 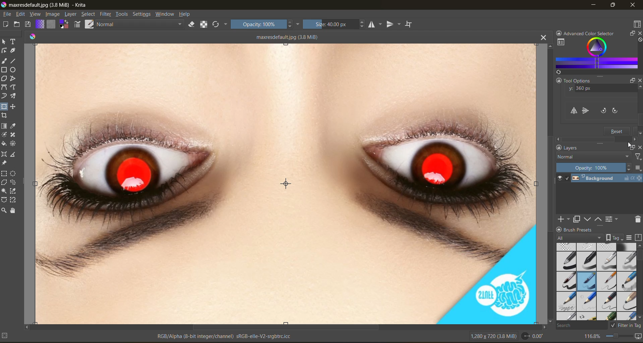 I want to click on help, so click(x=186, y=14).